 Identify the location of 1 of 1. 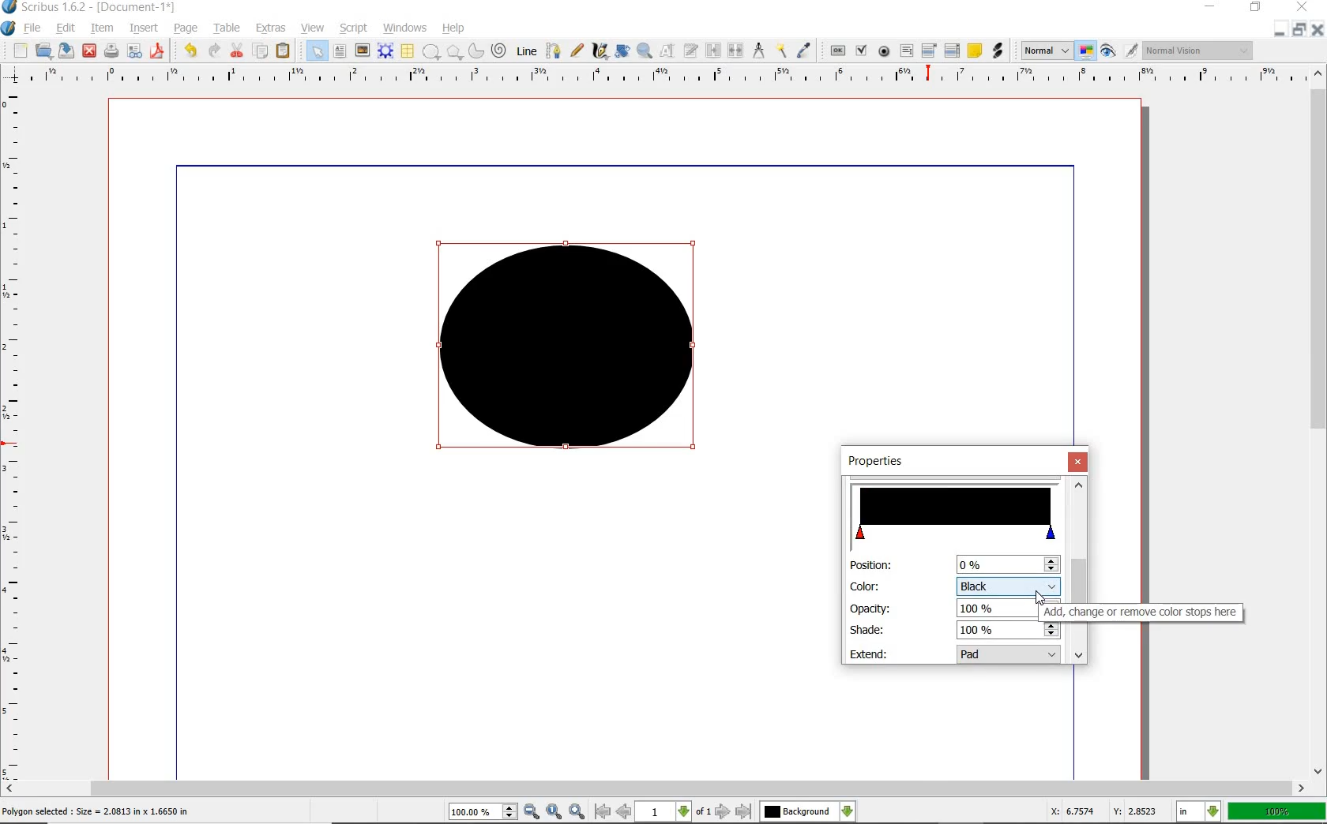
(675, 811).